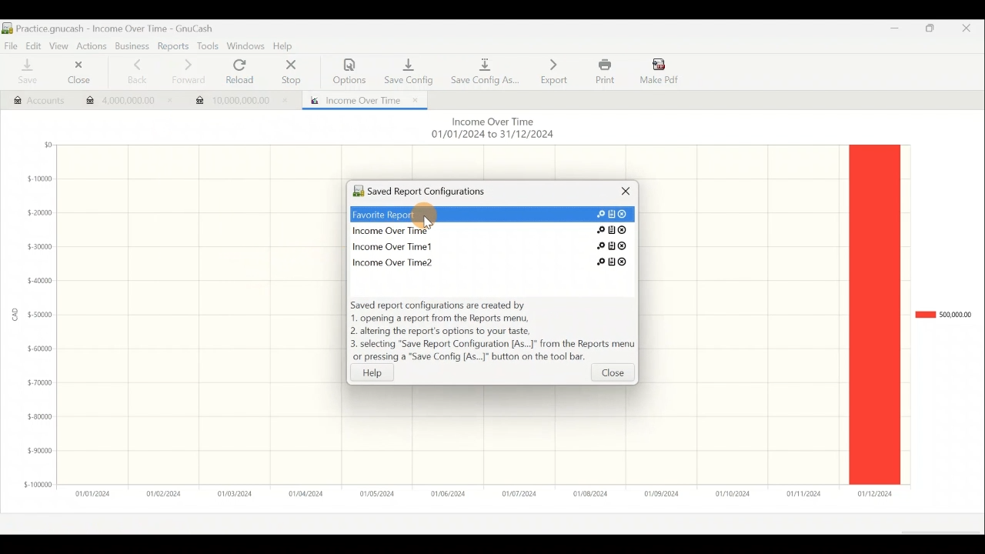  Describe the element at coordinates (289, 73) in the screenshot. I see `Stop` at that location.